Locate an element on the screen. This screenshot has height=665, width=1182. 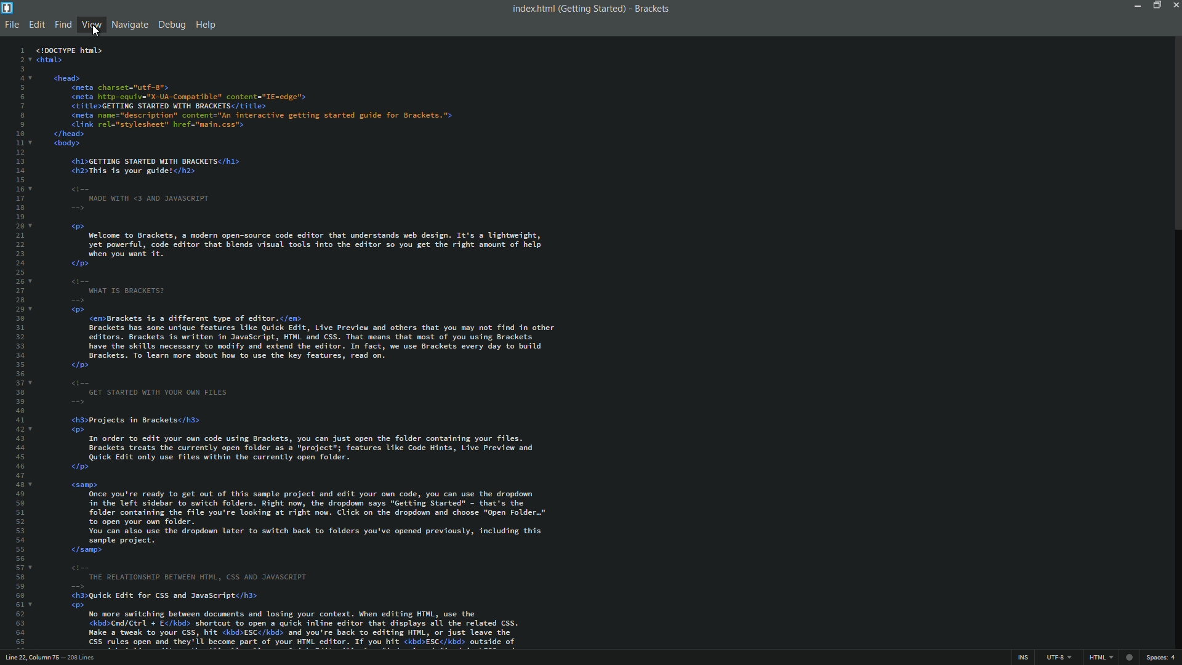
HTML is located at coordinates (1101, 657).